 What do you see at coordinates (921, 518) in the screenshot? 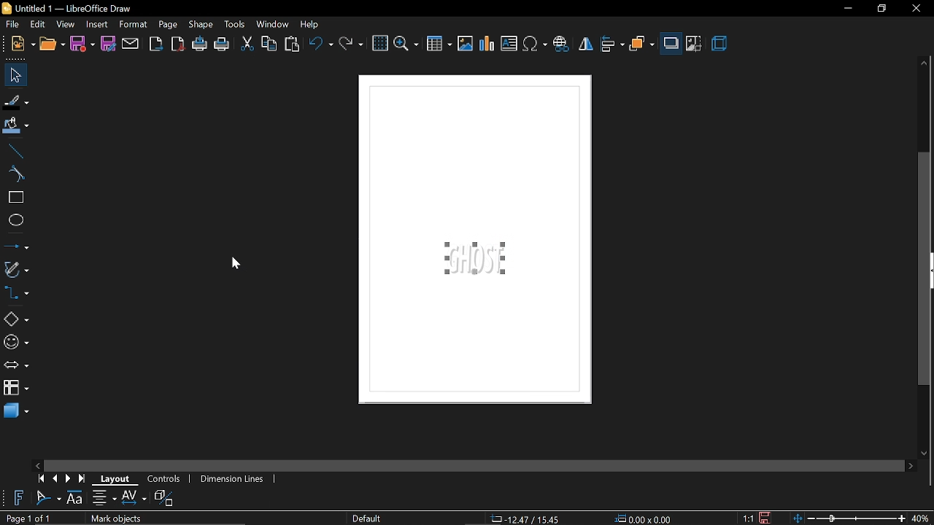
I see `40%` at bounding box center [921, 518].